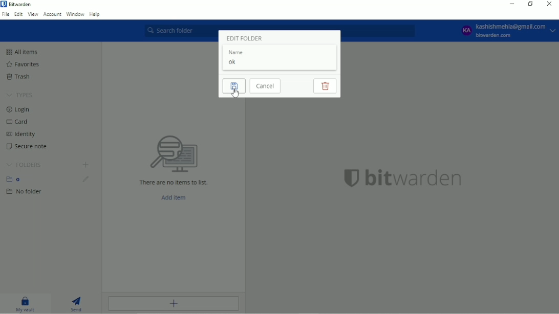 The image size is (559, 314). I want to click on There are no items to list., so click(174, 183).